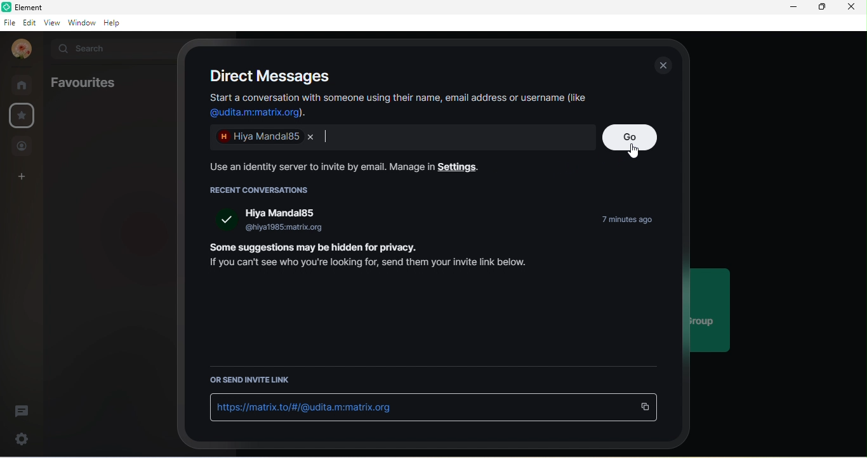 This screenshot has width=867, height=458. Describe the element at coordinates (853, 7) in the screenshot. I see `close` at that location.